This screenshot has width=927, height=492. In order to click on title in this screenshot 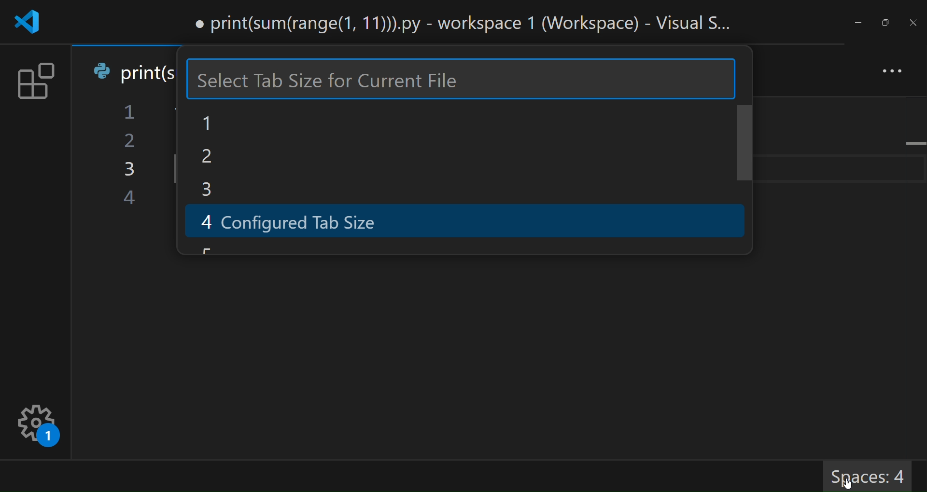, I will do `click(466, 25)`.